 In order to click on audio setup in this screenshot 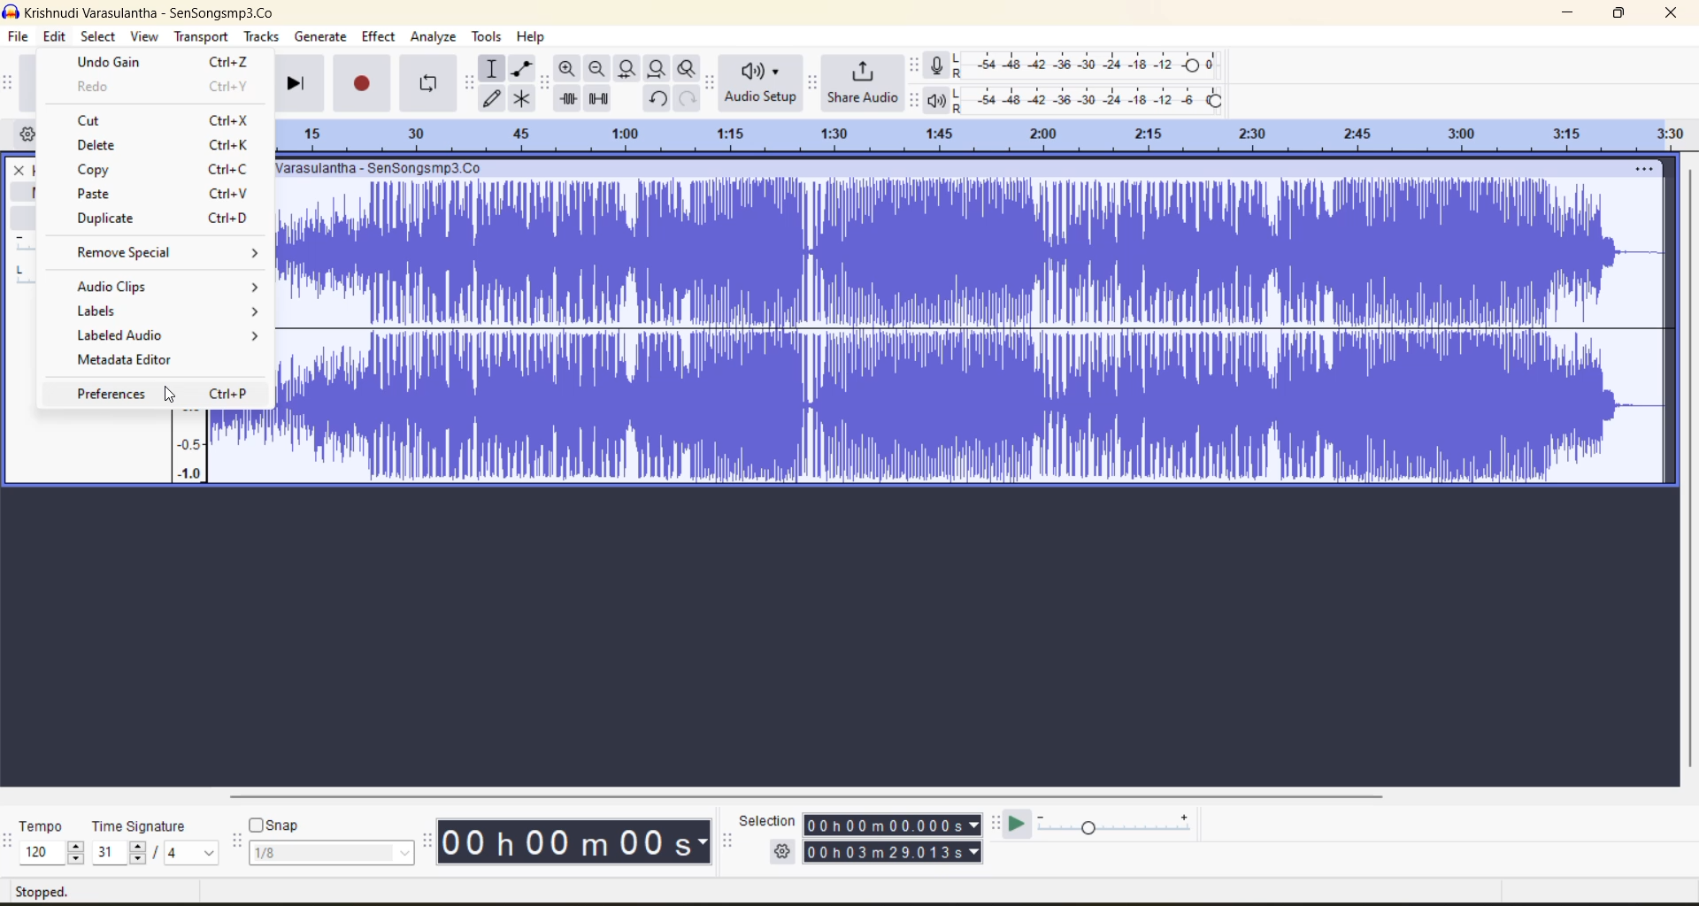, I will do `click(762, 85)`.